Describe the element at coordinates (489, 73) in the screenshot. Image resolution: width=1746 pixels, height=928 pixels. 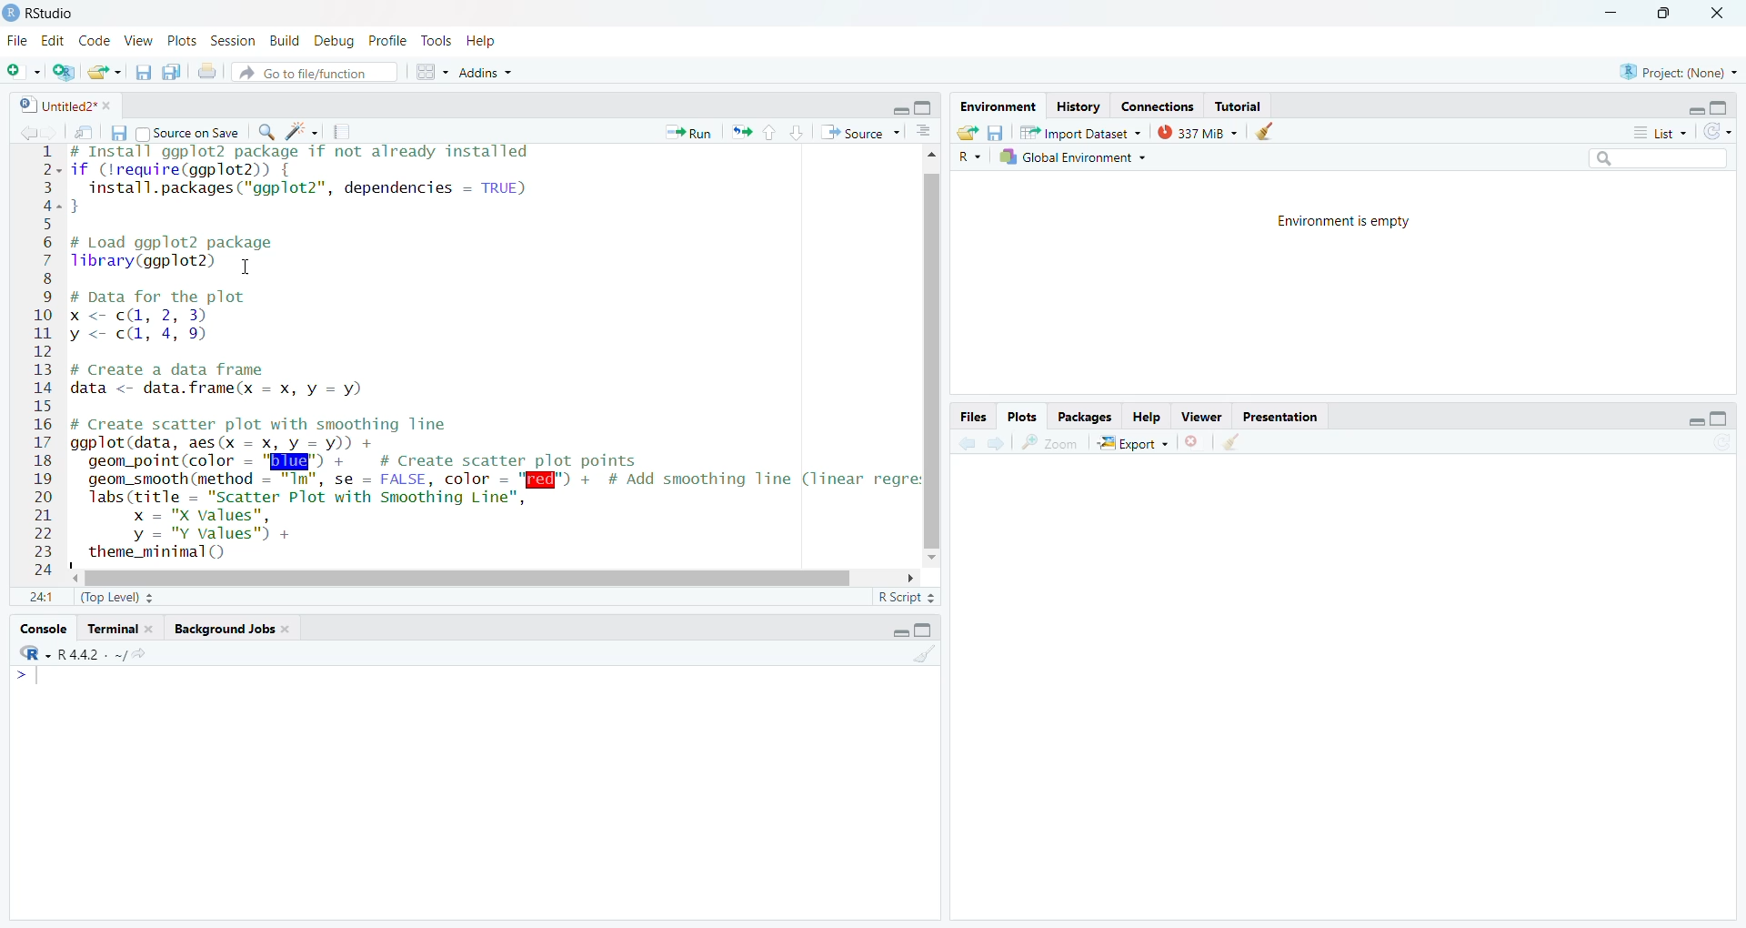
I see ` Addins ~` at that location.